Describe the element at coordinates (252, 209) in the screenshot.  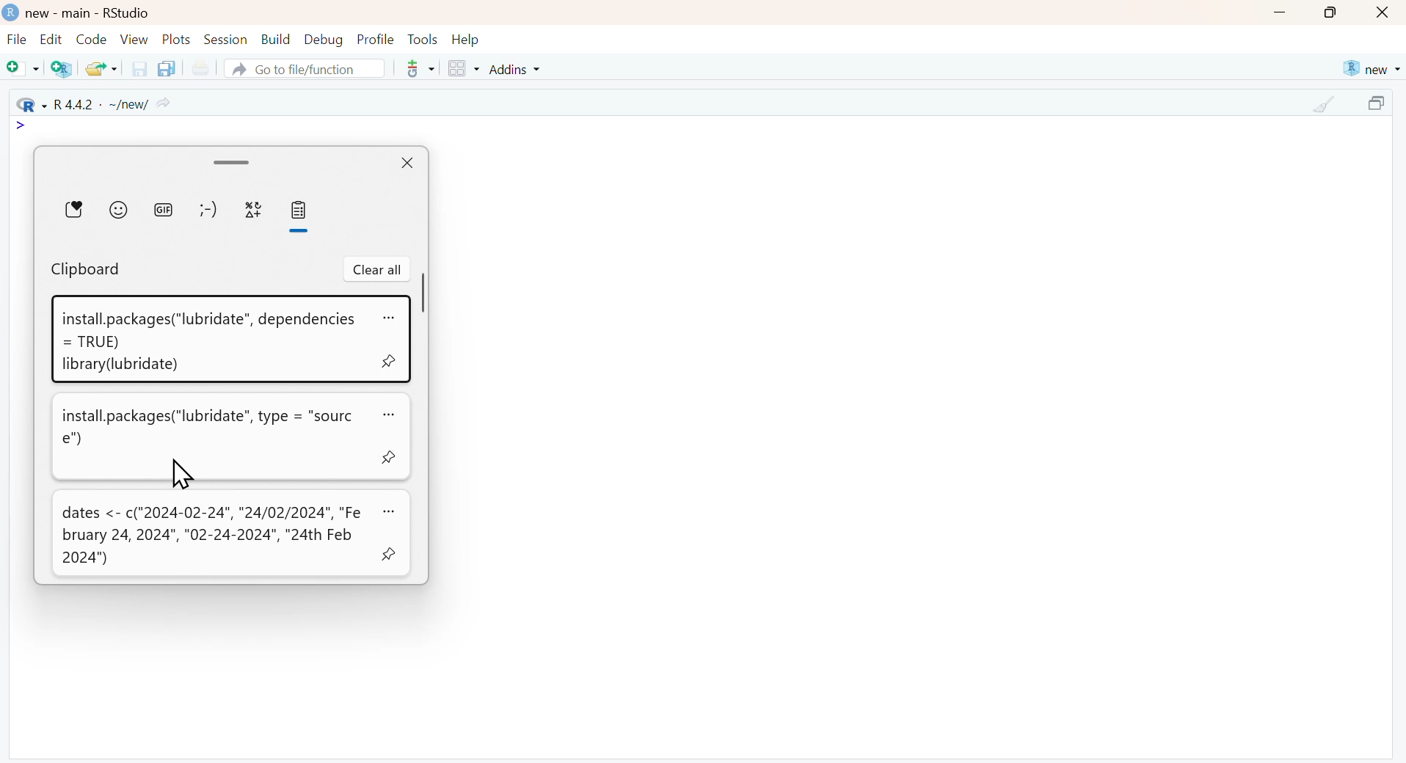
I see `special characters` at that location.